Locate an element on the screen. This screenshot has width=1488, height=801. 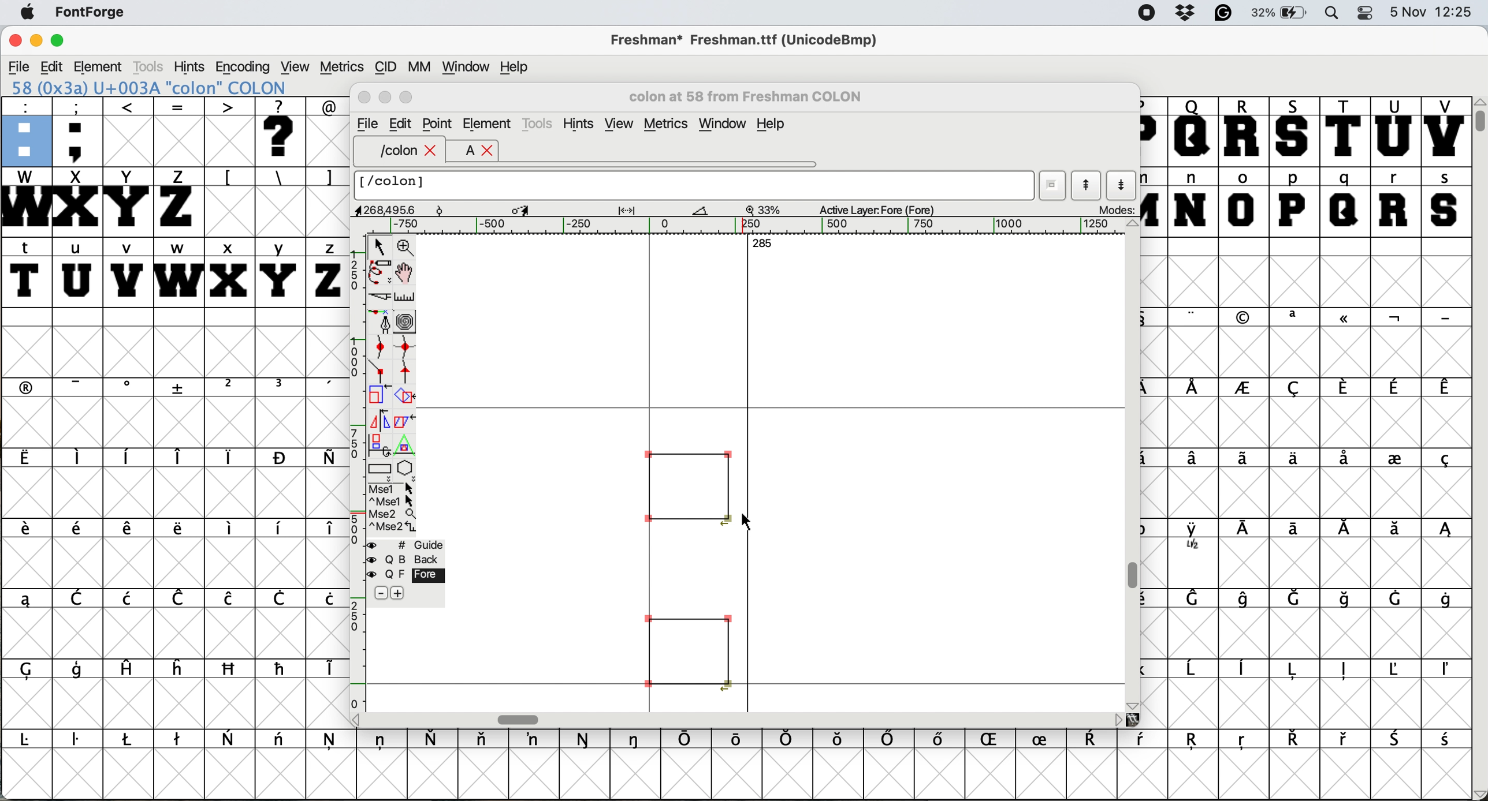
symbol is located at coordinates (1144, 741).